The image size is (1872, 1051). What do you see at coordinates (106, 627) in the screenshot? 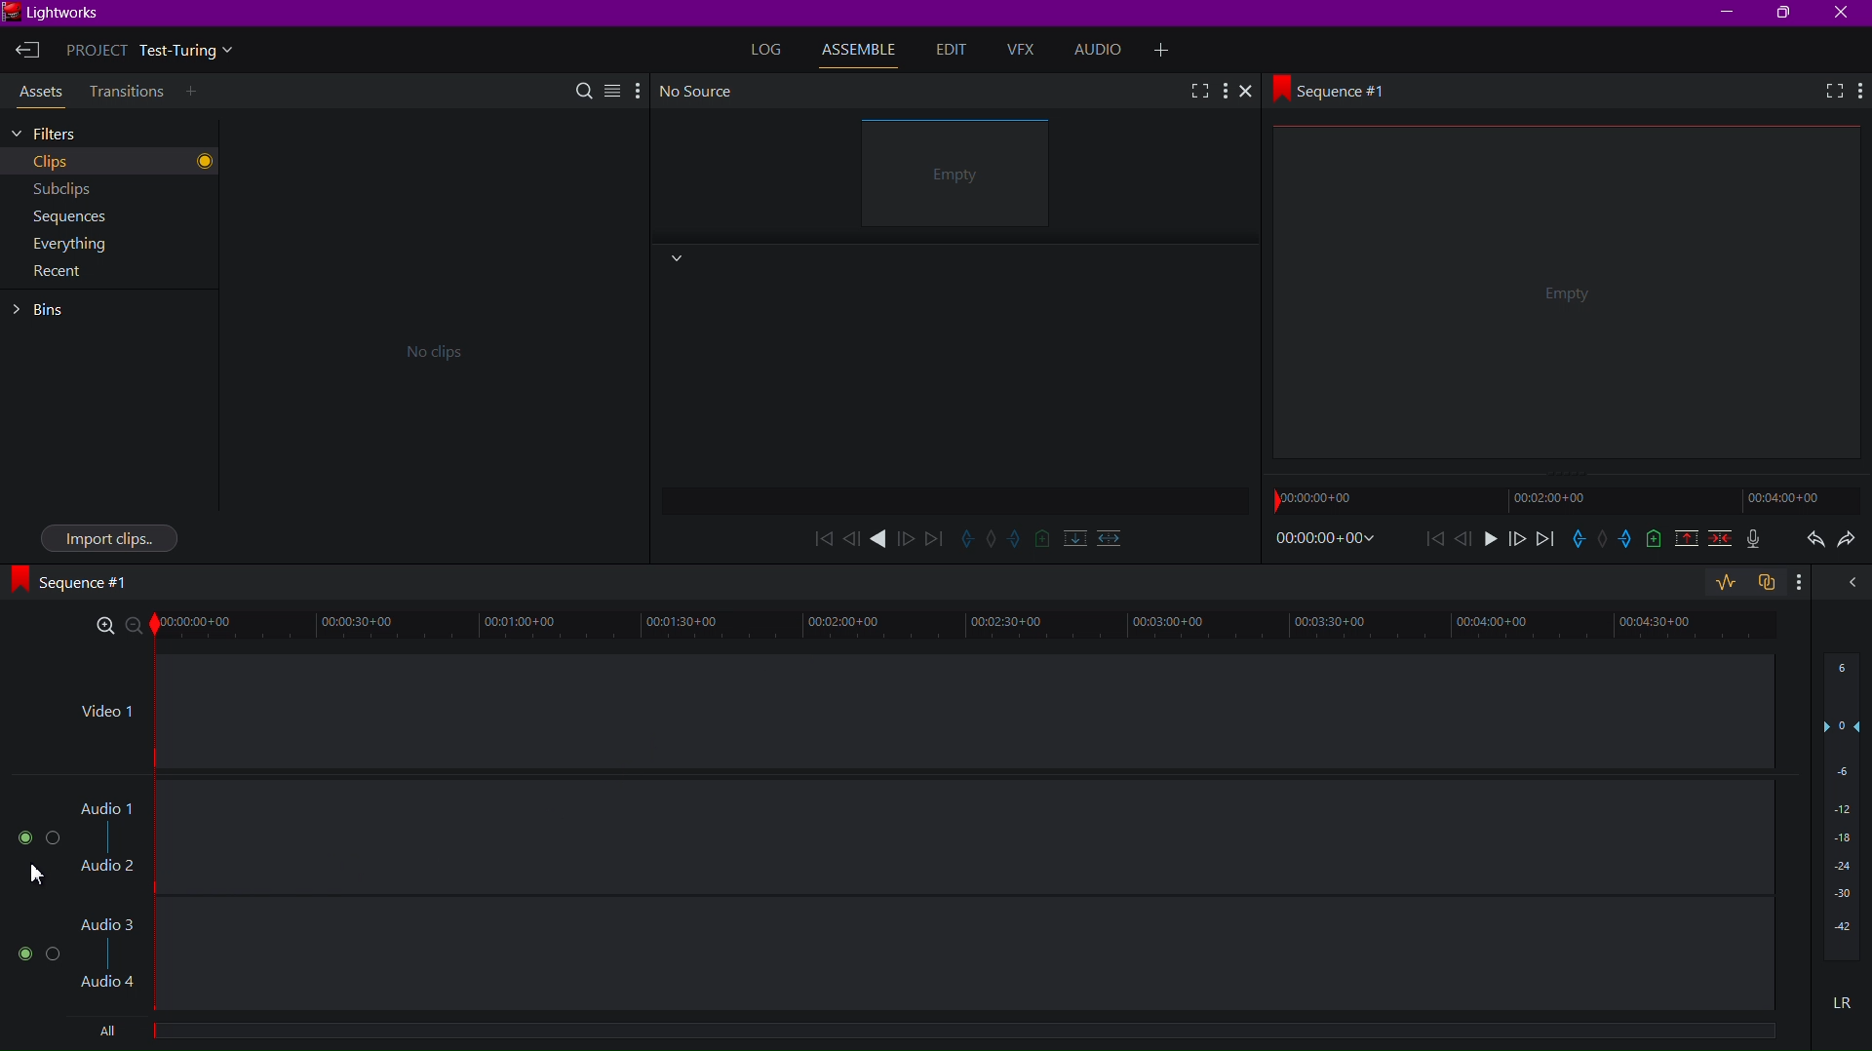
I see `Zoom In` at bounding box center [106, 627].